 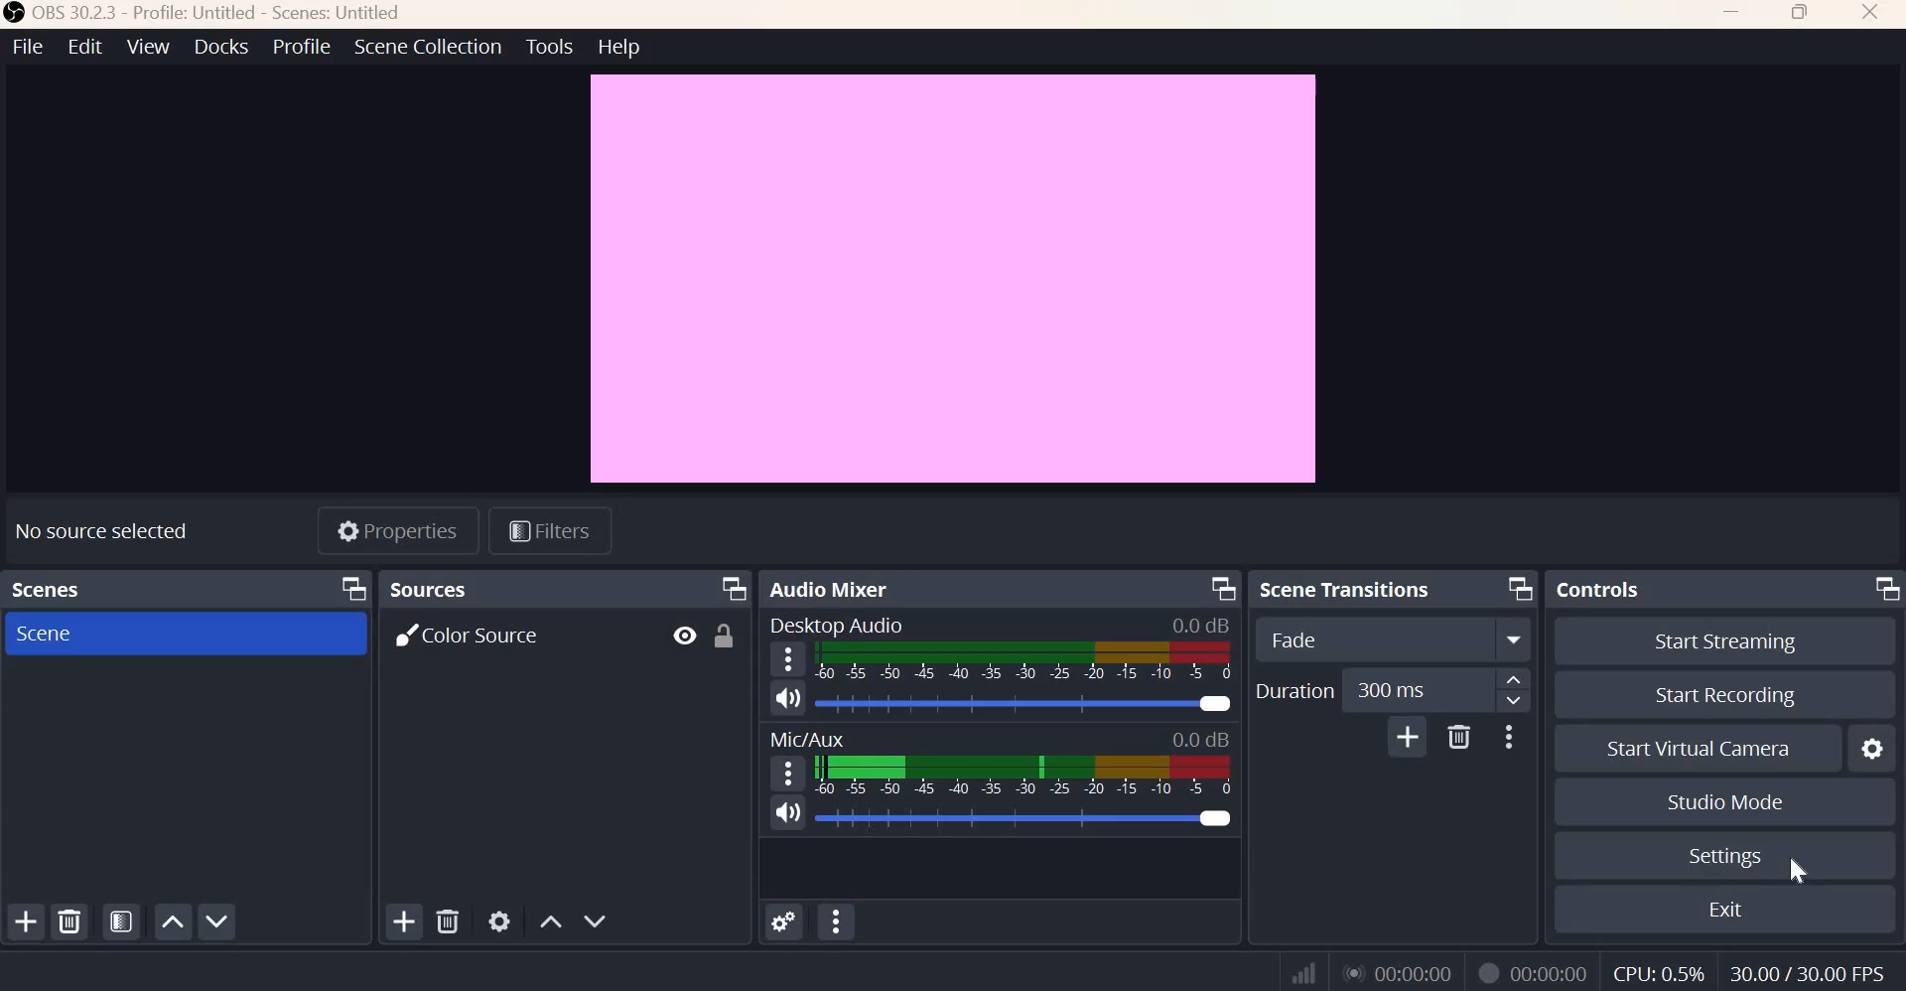 What do you see at coordinates (299, 48) in the screenshot?
I see `Profile` at bounding box center [299, 48].